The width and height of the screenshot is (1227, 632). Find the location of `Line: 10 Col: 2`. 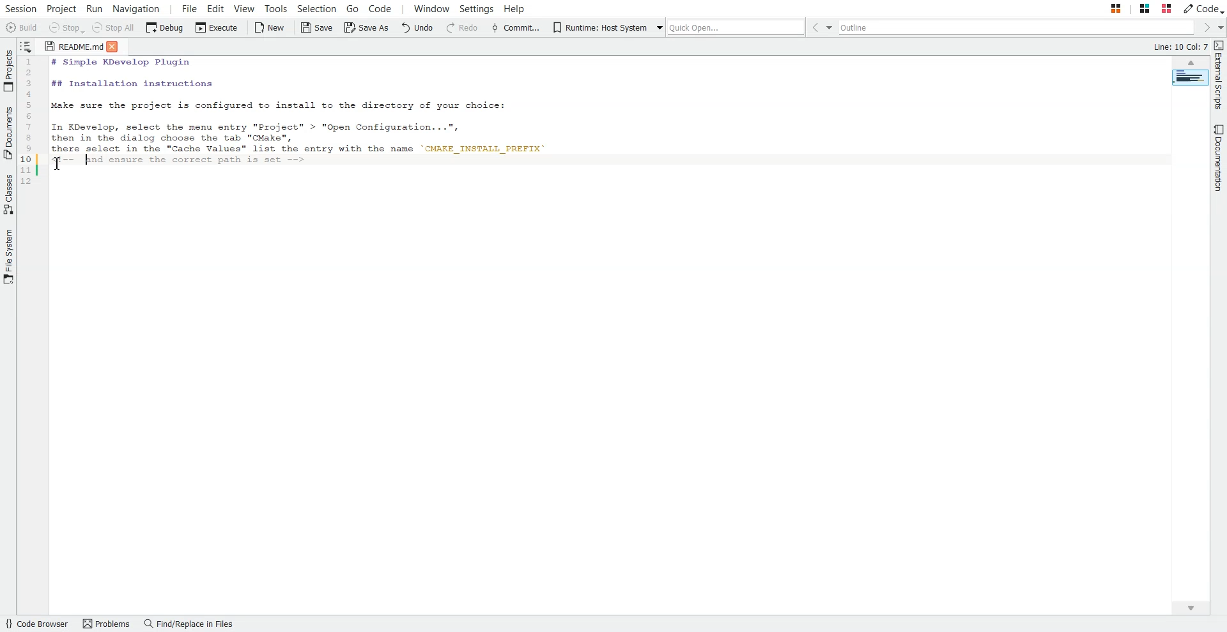

Line: 10 Col: 2 is located at coordinates (1181, 45).